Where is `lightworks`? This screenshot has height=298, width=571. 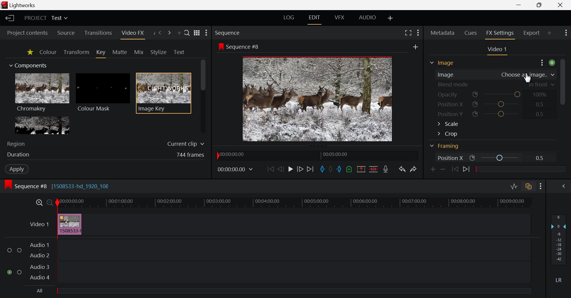 lightworks is located at coordinates (20, 5).